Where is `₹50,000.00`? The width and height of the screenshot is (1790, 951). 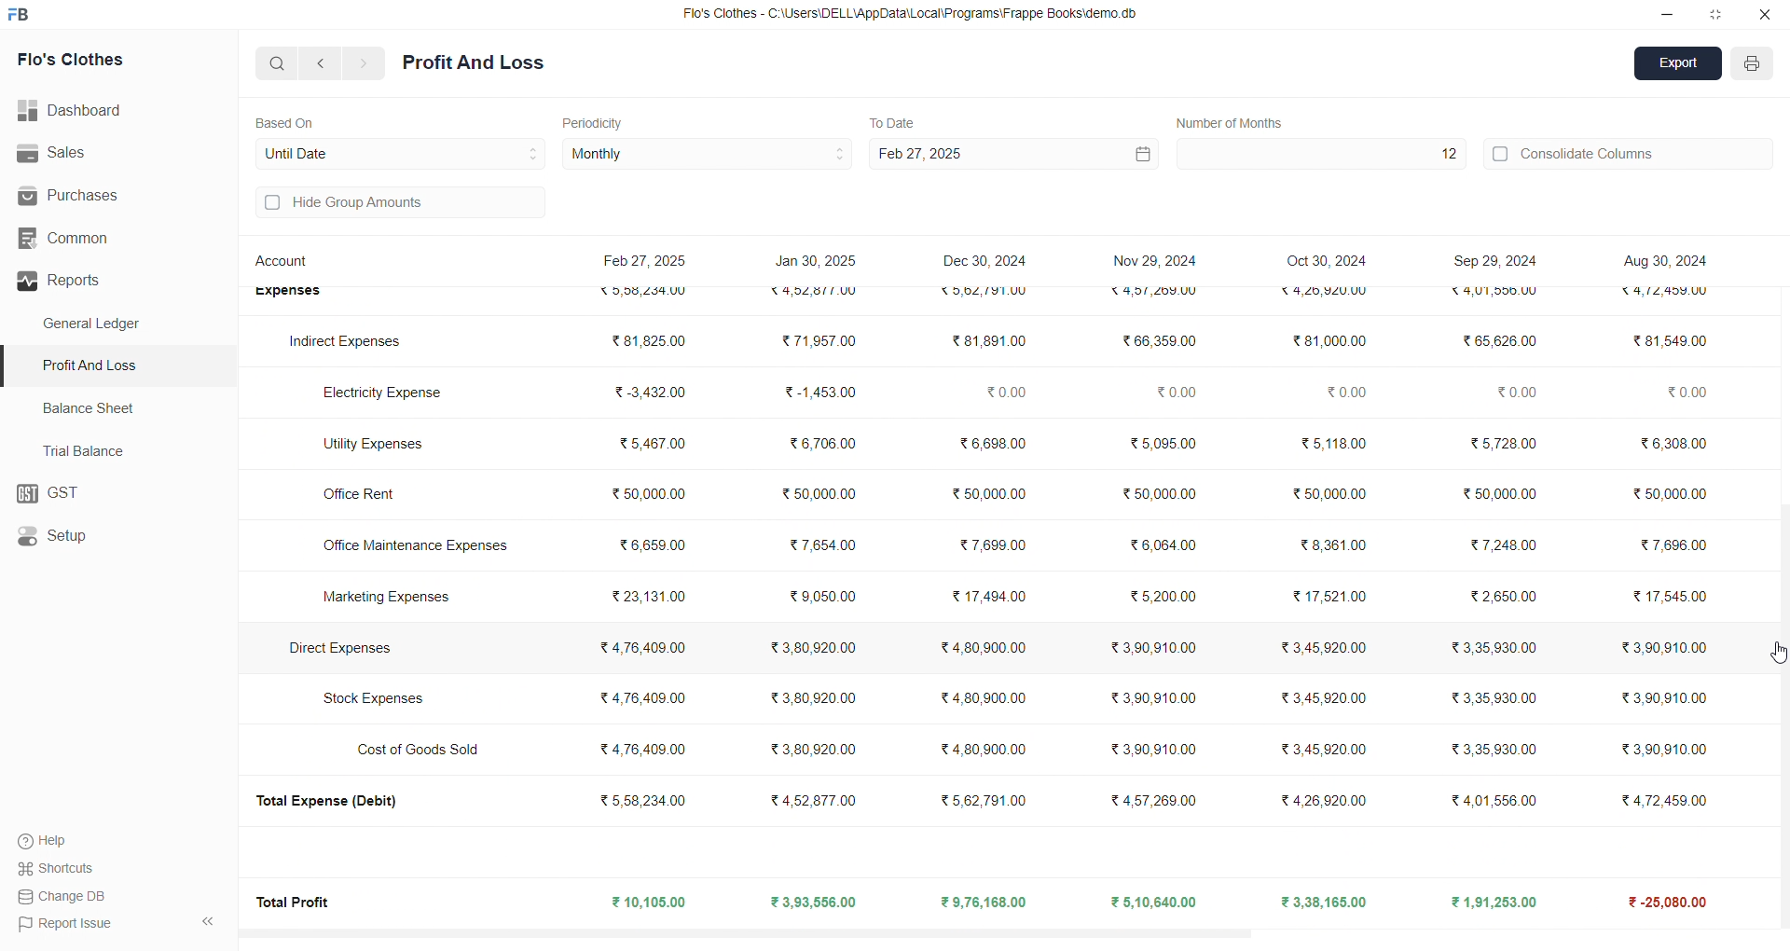 ₹50,000.00 is located at coordinates (642, 496).